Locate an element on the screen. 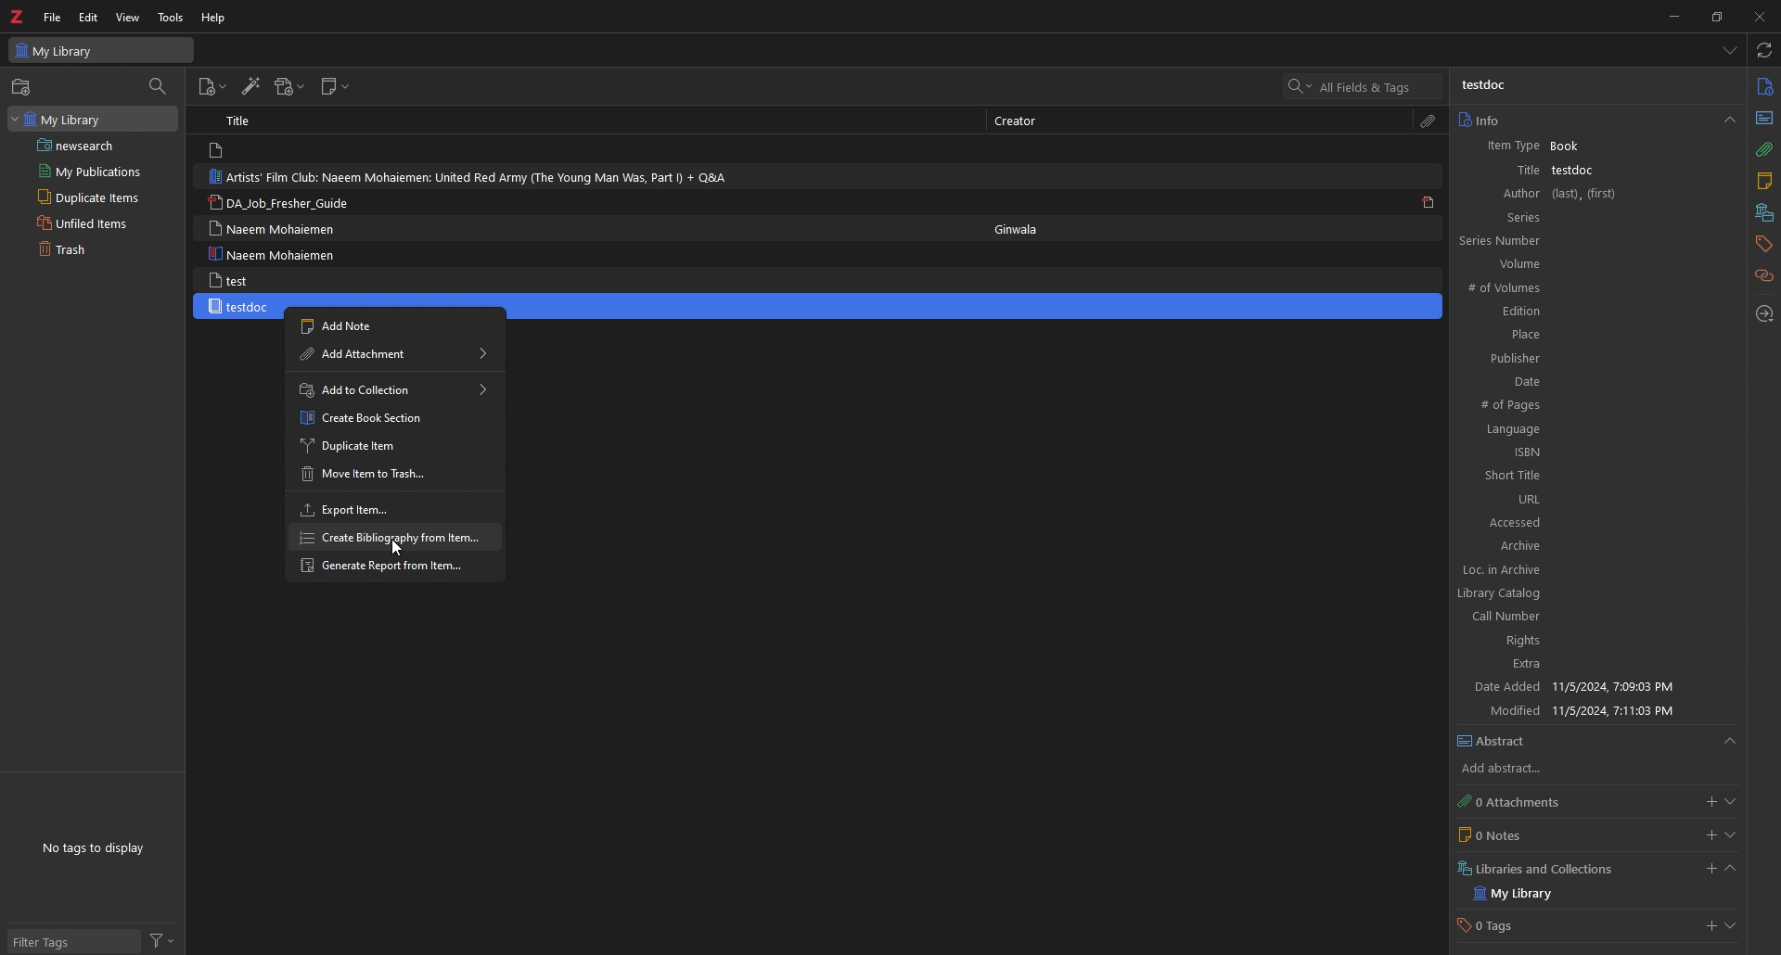 Image resolution: width=1781 pixels, height=955 pixels. collection and libraries is located at coordinates (1762, 214).